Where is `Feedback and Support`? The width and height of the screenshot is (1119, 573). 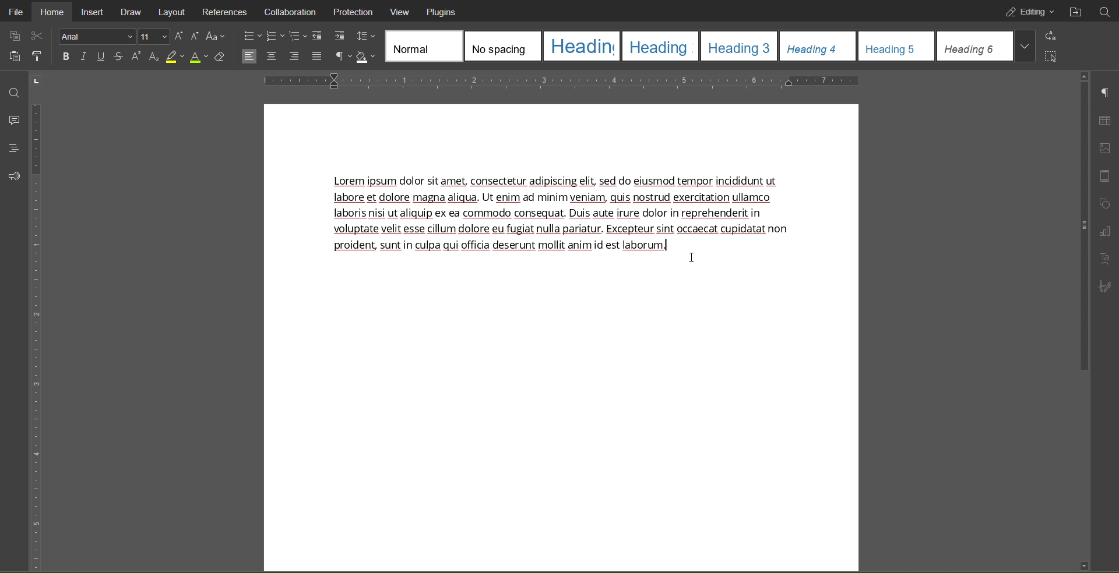 Feedback and Support is located at coordinates (13, 176).